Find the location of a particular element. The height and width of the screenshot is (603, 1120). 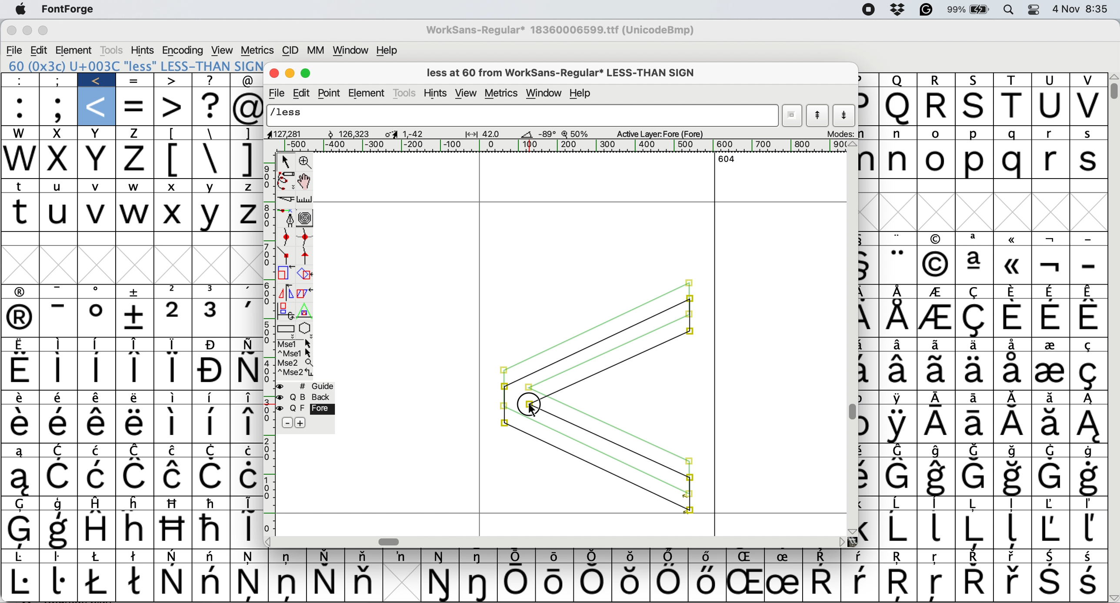

2 is located at coordinates (174, 291).